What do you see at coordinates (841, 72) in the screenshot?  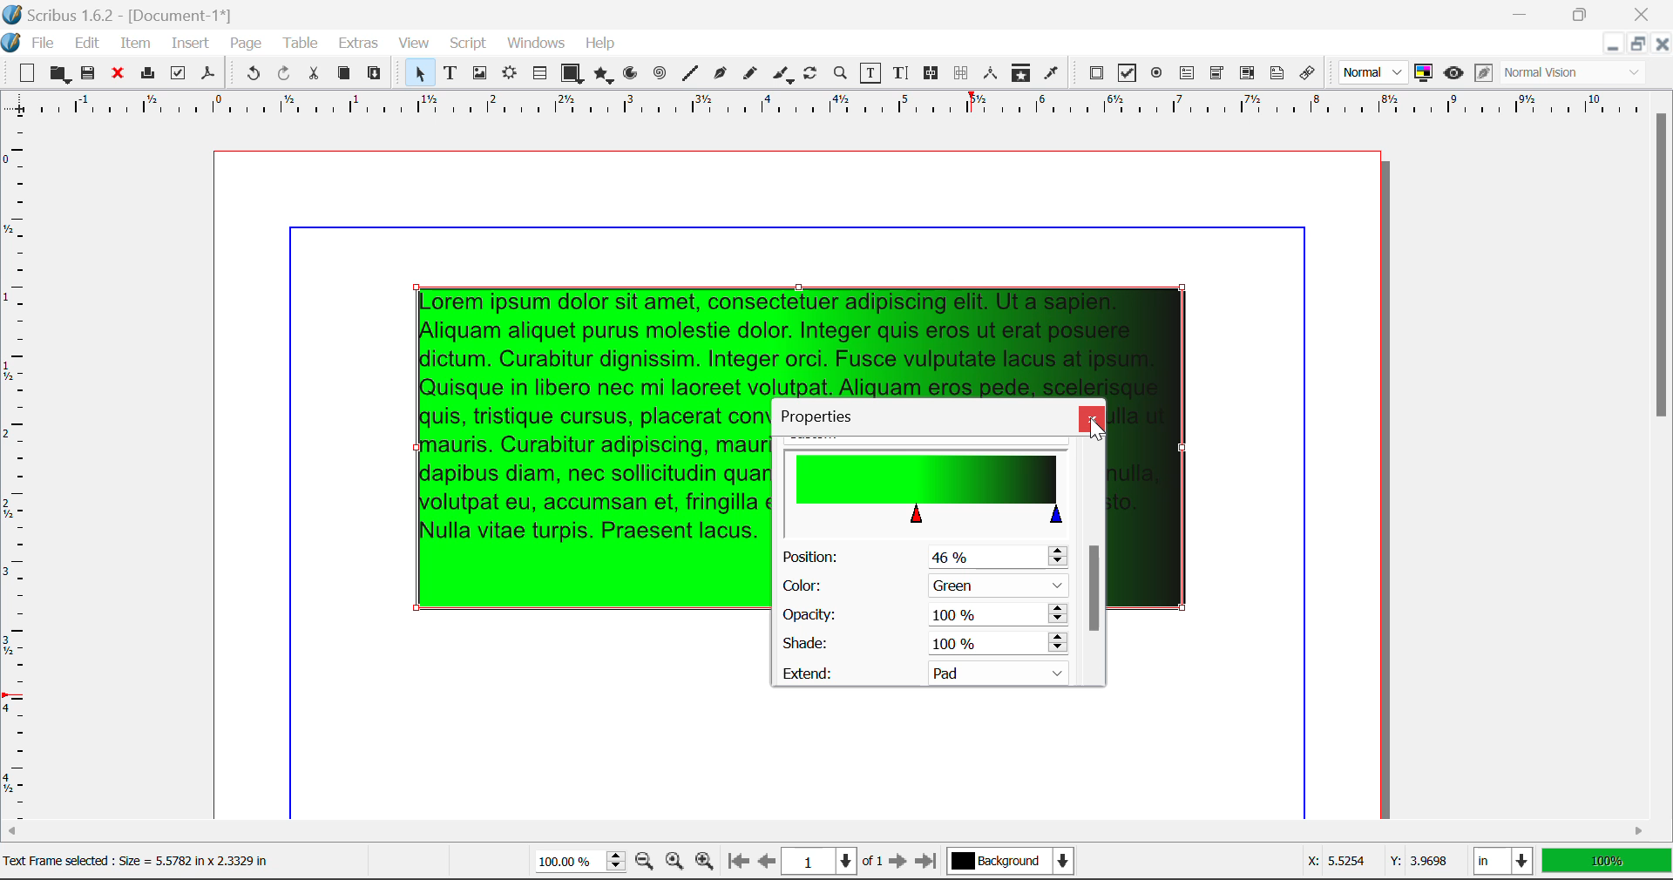 I see `Zoom` at bounding box center [841, 72].